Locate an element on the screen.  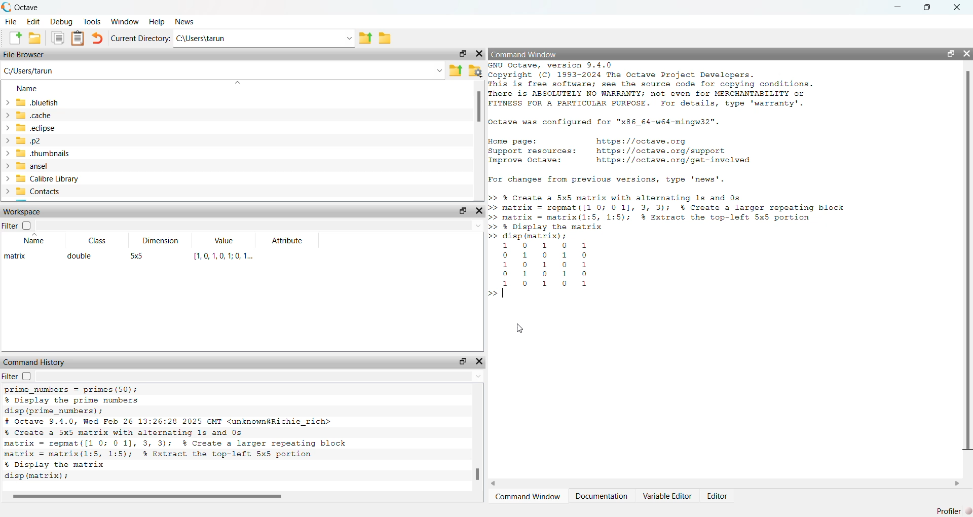
scroll bar is located at coordinates (968, 260).